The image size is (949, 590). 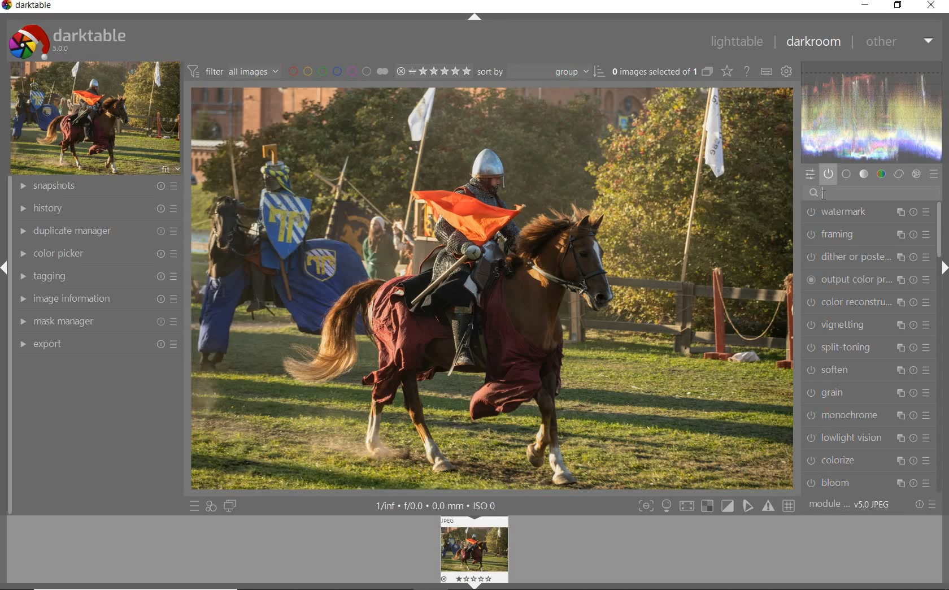 I want to click on waveform, so click(x=870, y=111).